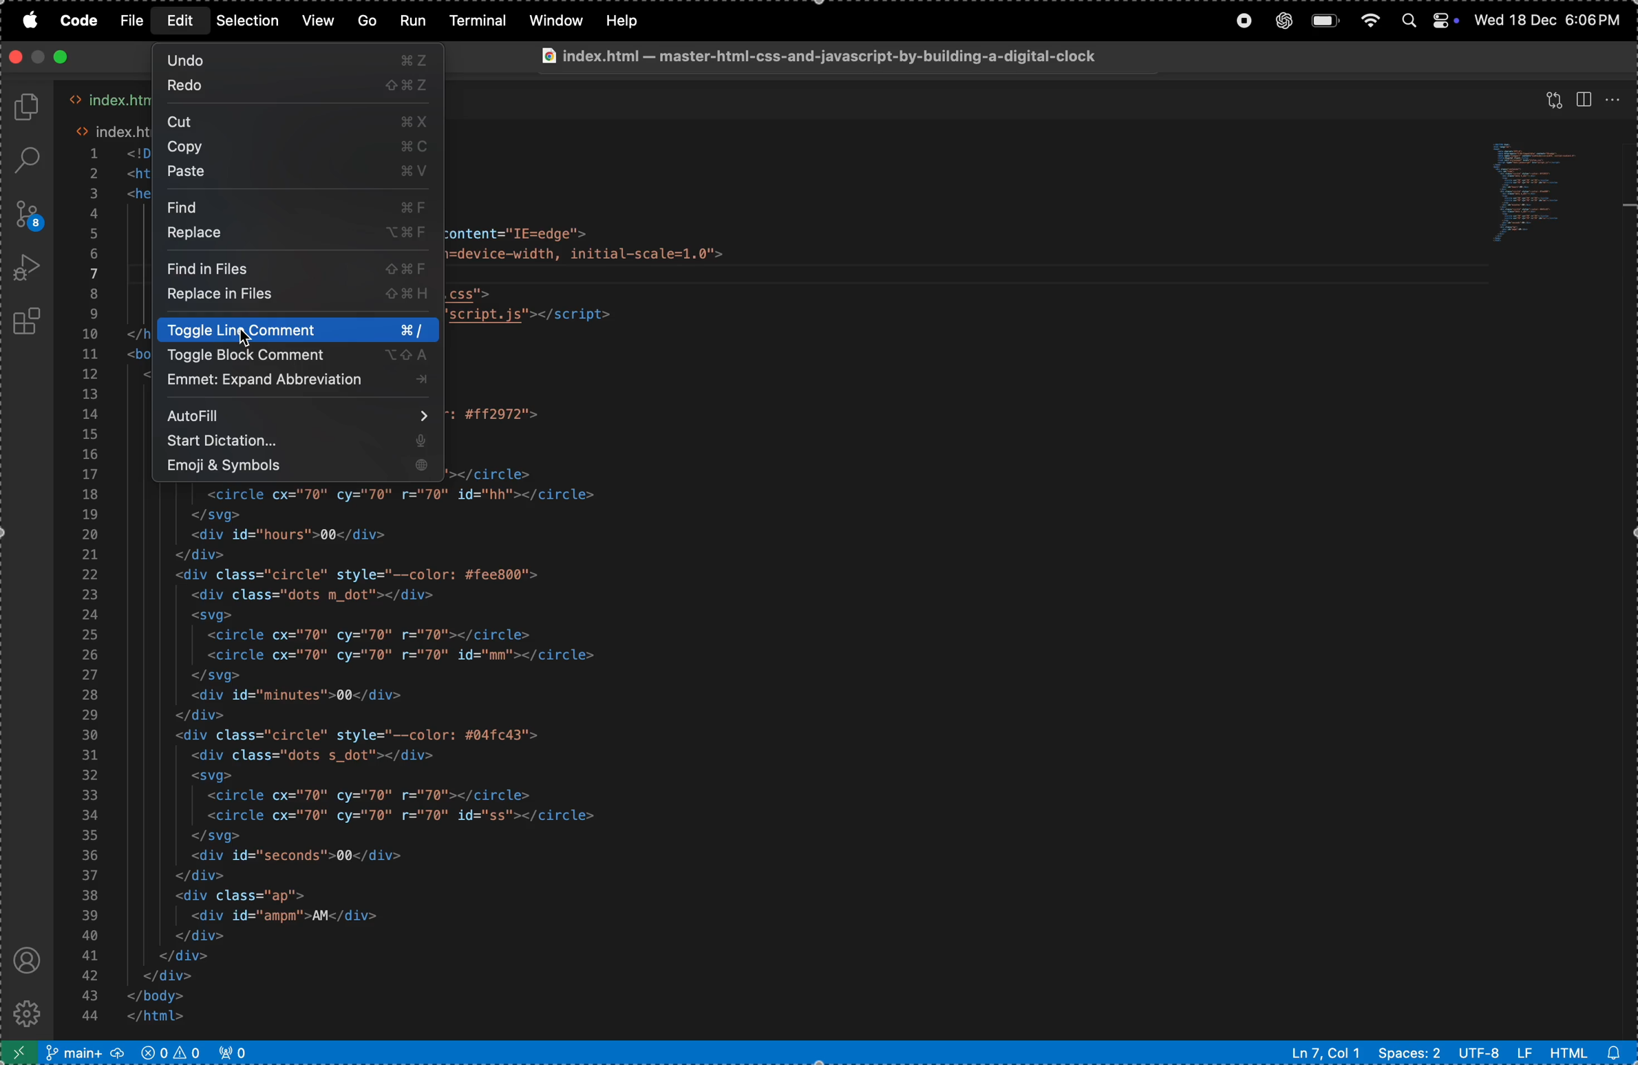 The height and width of the screenshot is (1065, 1638). What do you see at coordinates (1322, 1053) in the screenshot?
I see `Ln7 col 2` at bounding box center [1322, 1053].